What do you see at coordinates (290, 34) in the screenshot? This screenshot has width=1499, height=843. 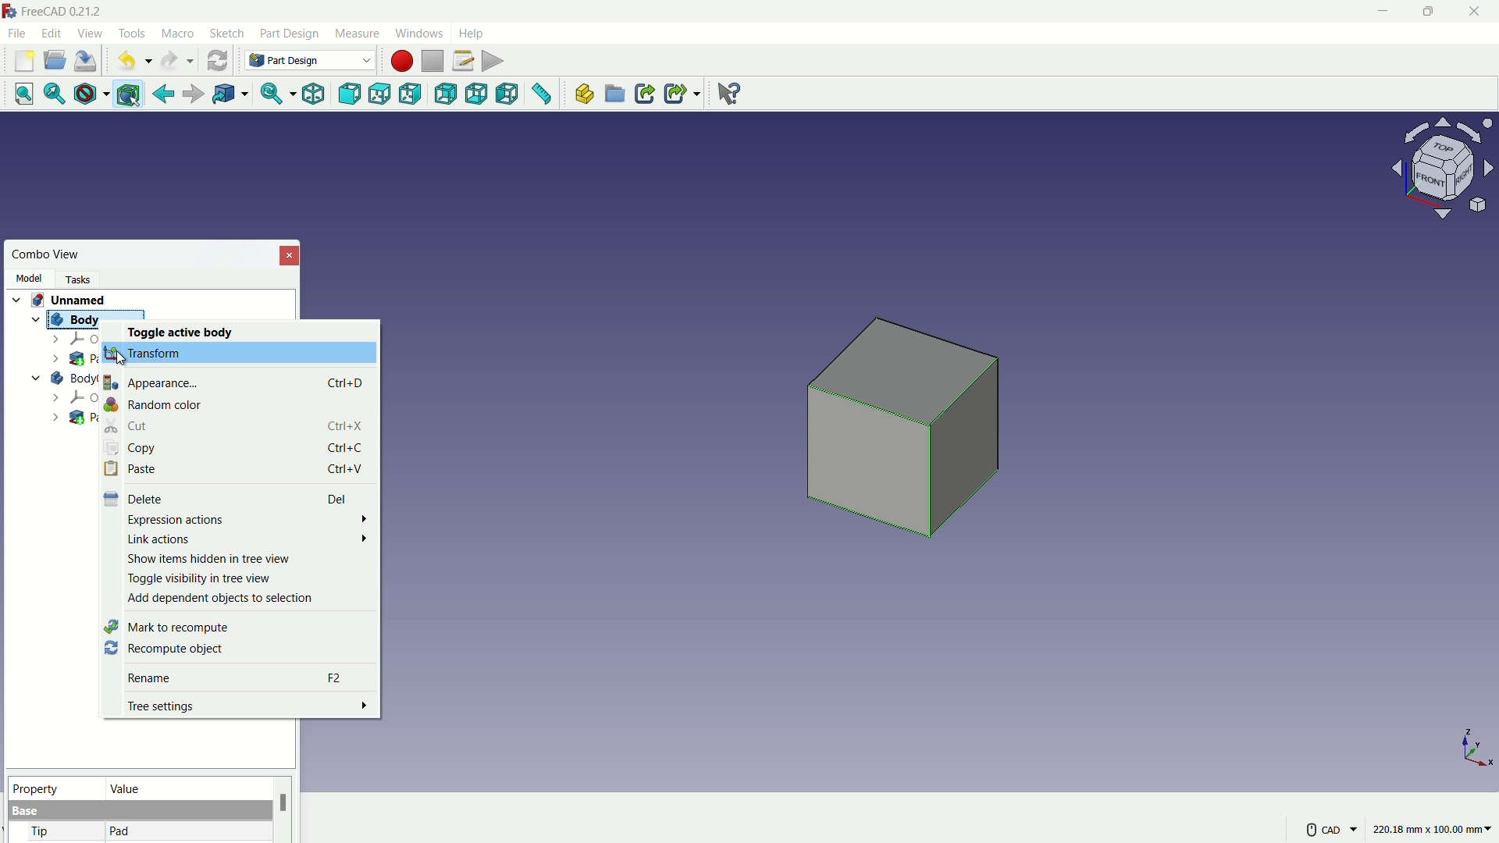 I see `part design` at bounding box center [290, 34].